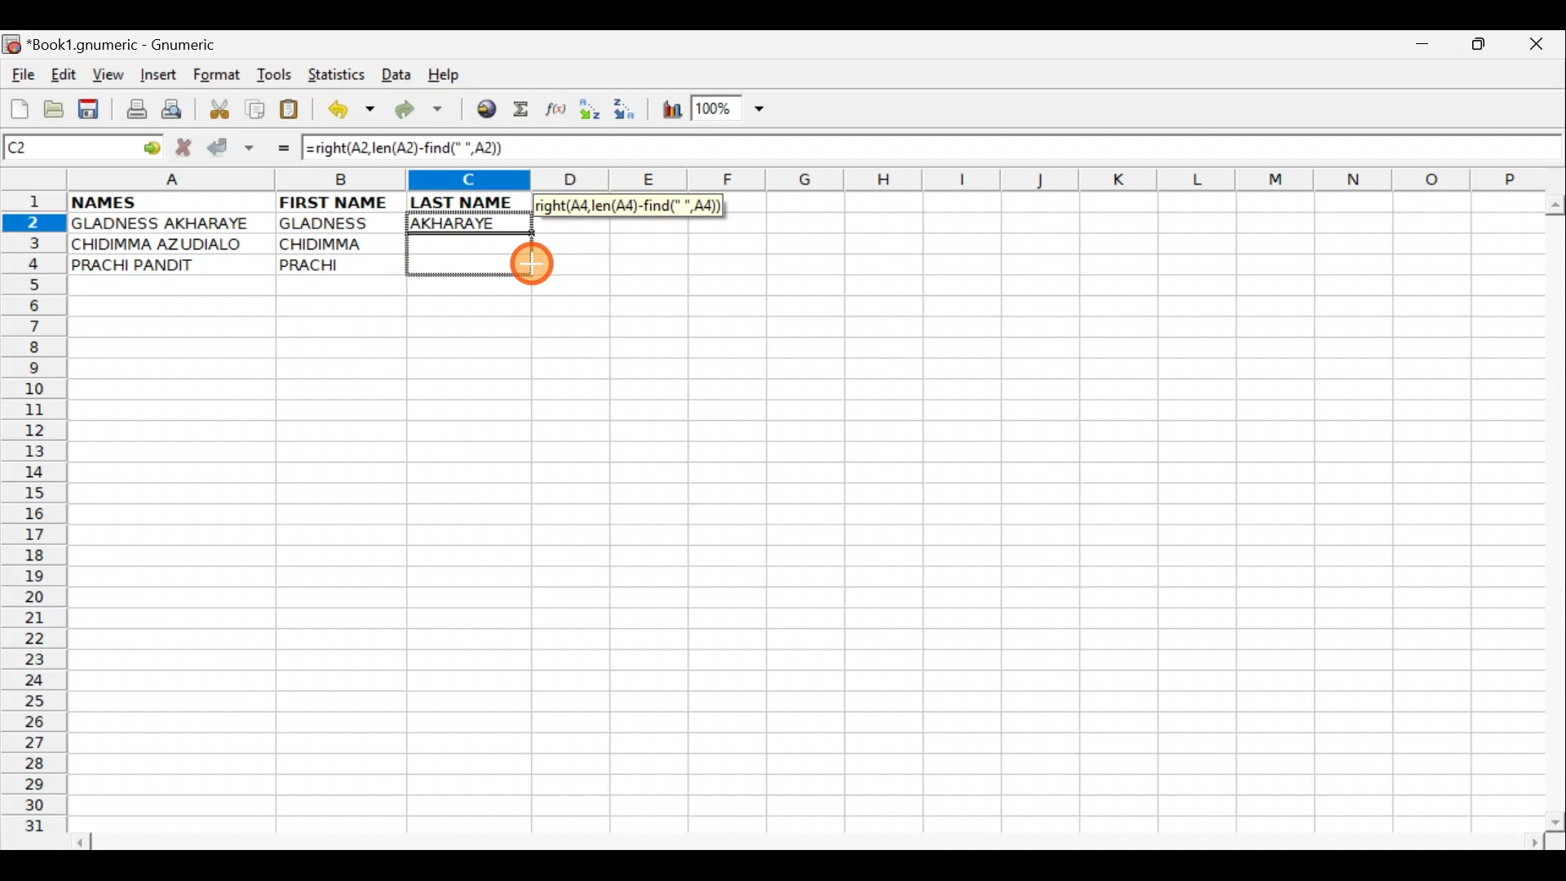 Image resolution: width=1566 pixels, height=881 pixels. Describe the element at coordinates (559, 113) in the screenshot. I see `Edit function in the current cell` at that location.